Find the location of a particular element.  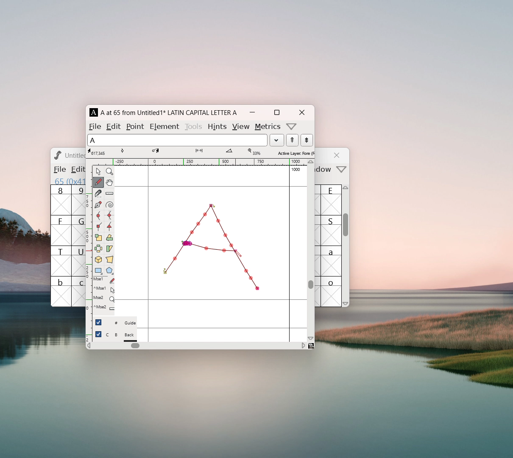

distance from starting point is located at coordinates (206, 153).